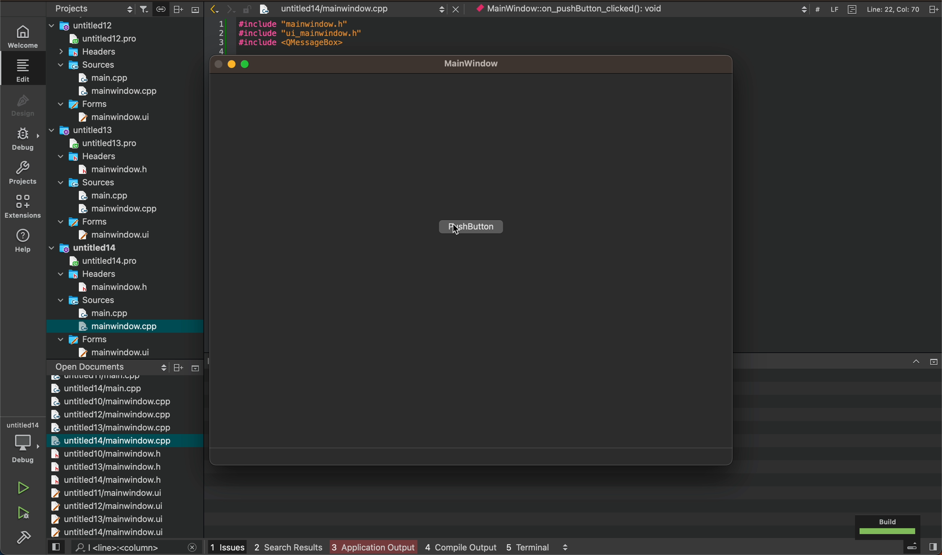  I want to click on main window, so click(115, 209).